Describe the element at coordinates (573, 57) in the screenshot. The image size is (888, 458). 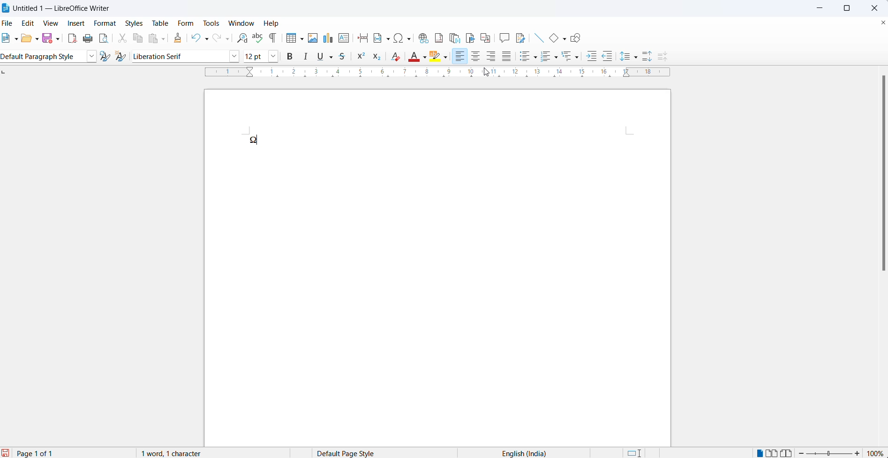
I see `select outline formatting` at that location.